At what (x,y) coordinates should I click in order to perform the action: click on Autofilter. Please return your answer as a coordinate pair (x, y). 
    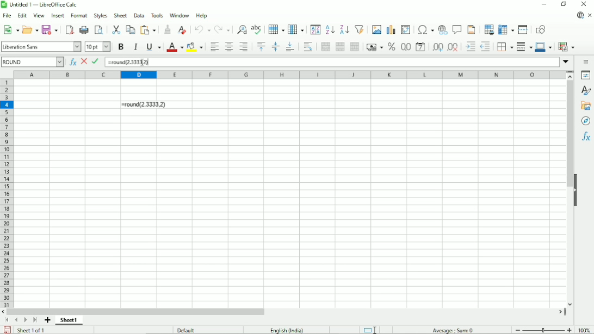
    Looking at the image, I should click on (360, 29).